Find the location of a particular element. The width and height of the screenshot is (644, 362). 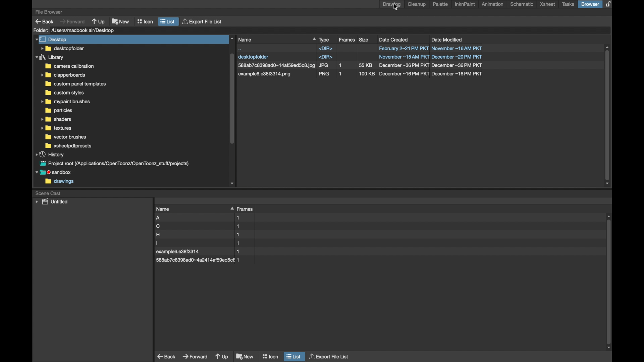

up is located at coordinates (99, 21).